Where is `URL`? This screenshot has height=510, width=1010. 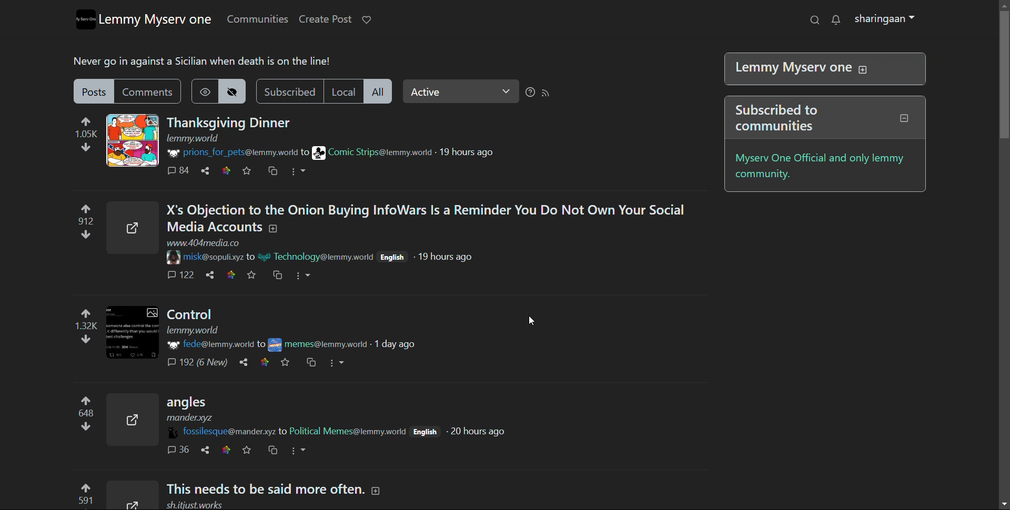 URL is located at coordinates (207, 243).